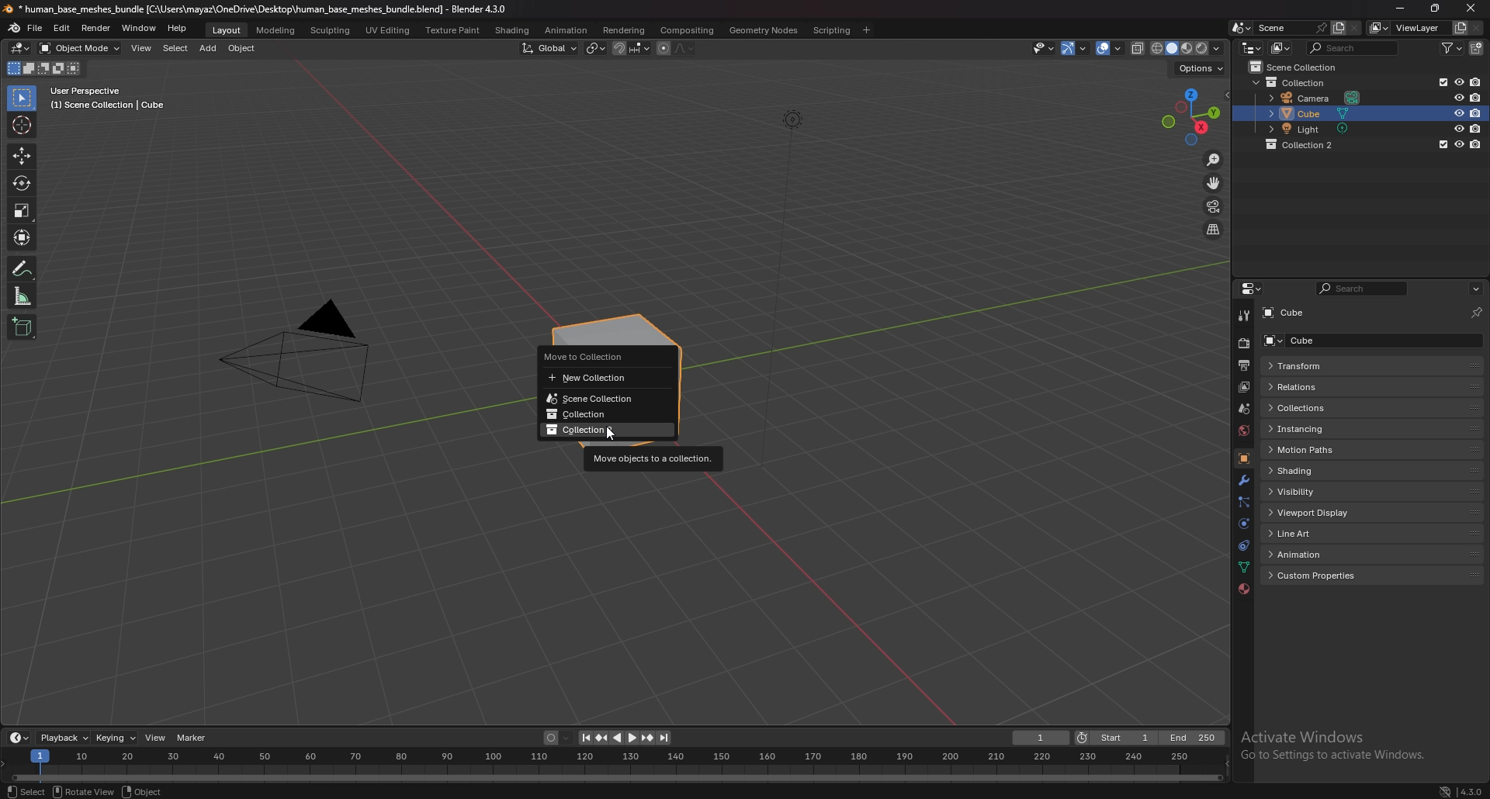 The height and width of the screenshot is (799, 1490). What do you see at coordinates (1245, 316) in the screenshot?
I see `tool` at bounding box center [1245, 316].